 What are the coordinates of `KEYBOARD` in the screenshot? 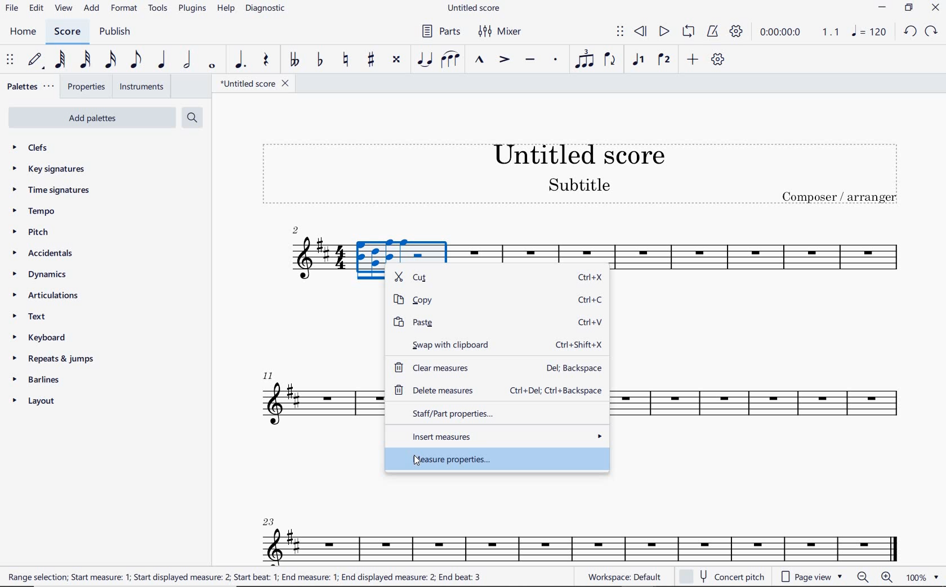 It's located at (48, 338).